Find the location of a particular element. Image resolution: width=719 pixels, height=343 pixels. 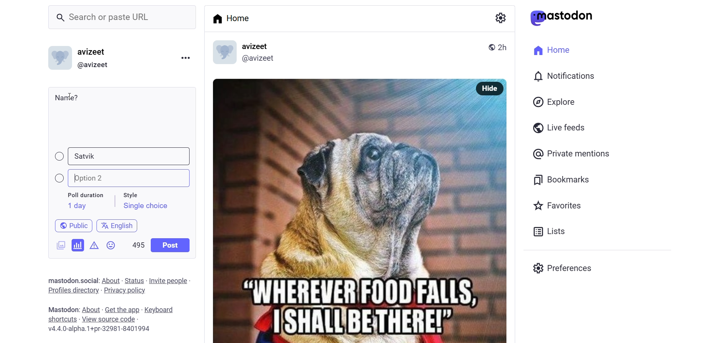

about is located at coordinates (110, 281).